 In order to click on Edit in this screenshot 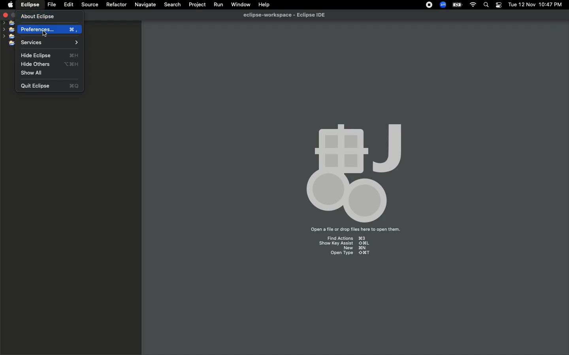, I will do `click(68, 5)`.